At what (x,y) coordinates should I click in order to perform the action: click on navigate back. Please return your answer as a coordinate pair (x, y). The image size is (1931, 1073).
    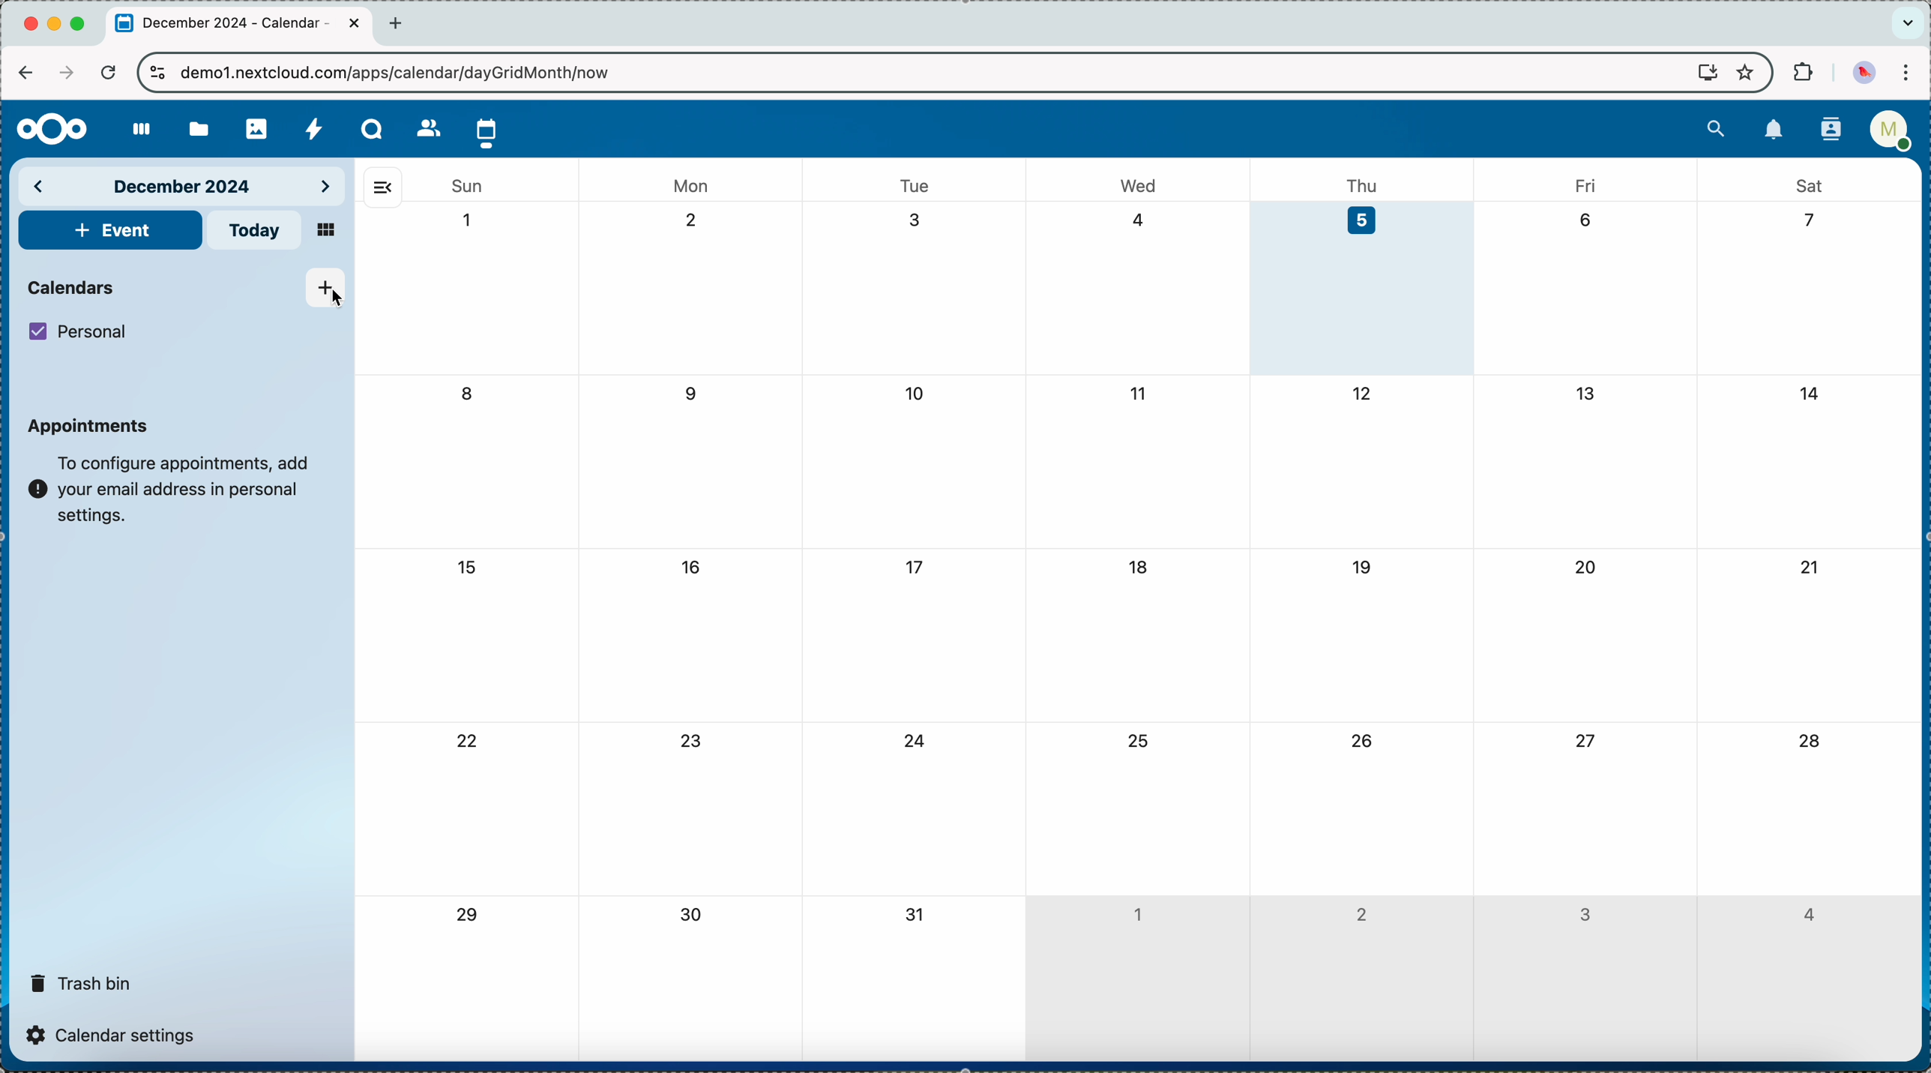
    Looking at the image, I should click on (25, 72).